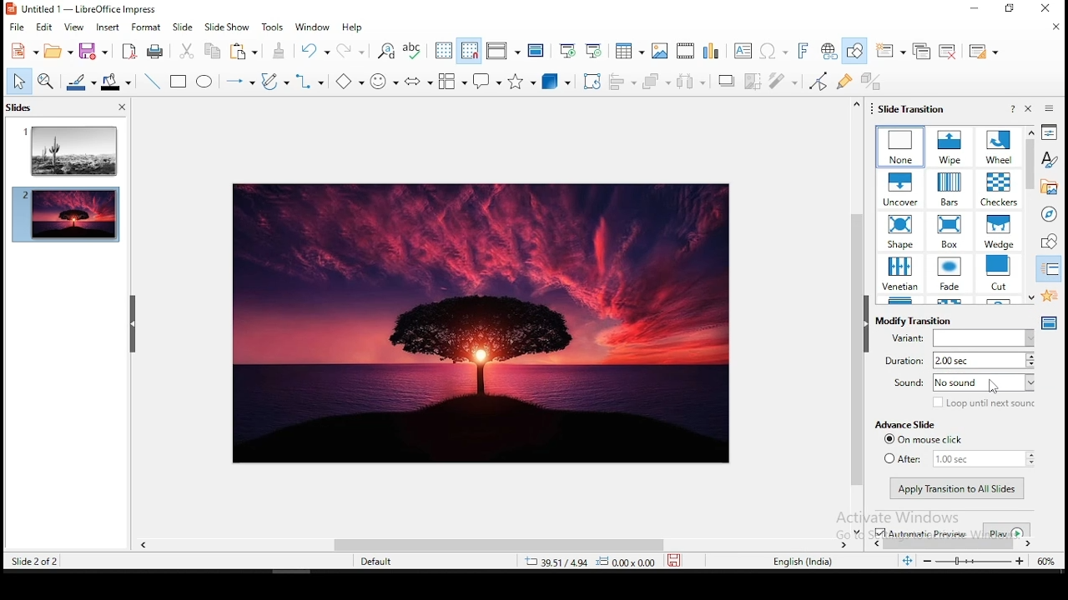 This screenshot has height=600, width=1068. What do you see at coordinates (844, 80) in the screenshot?
I see `show gluepoint functions` at bounding box center [844, 80].